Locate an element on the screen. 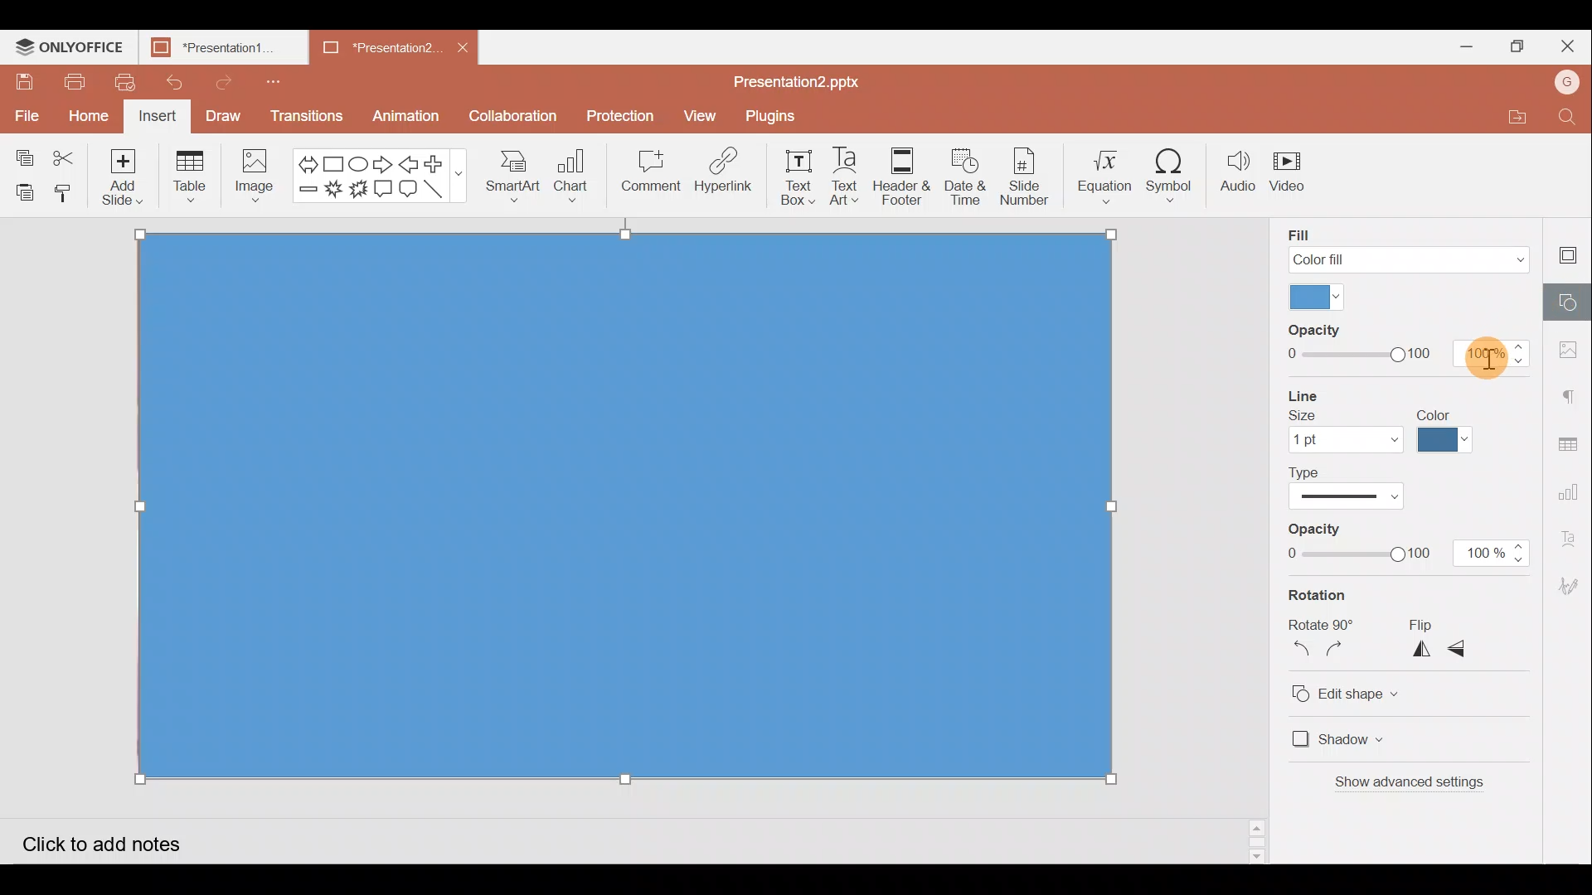 Image resolution: width=1592 pixels, height=895 pixels. Show advanced settings is located at coordinates (1416, 785).